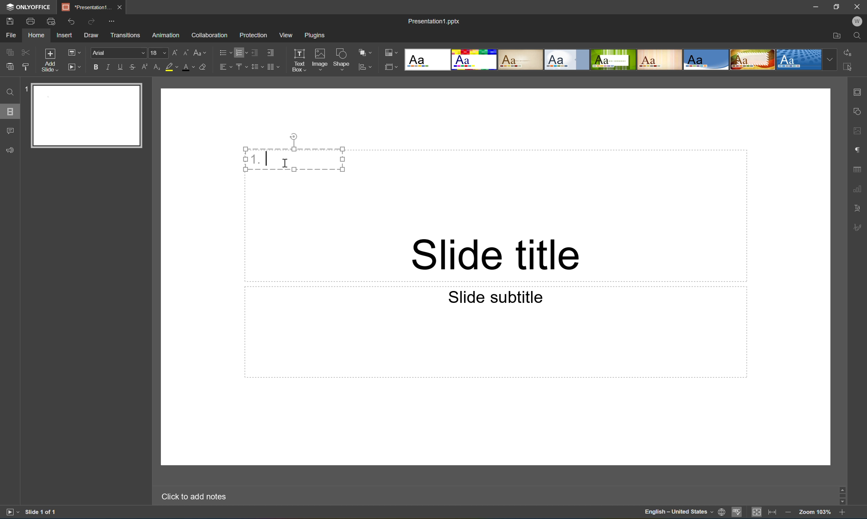  What do you see at coordinates (25, 50) in the screenshot?
I see `Cut` at bounding box center [25, 50].